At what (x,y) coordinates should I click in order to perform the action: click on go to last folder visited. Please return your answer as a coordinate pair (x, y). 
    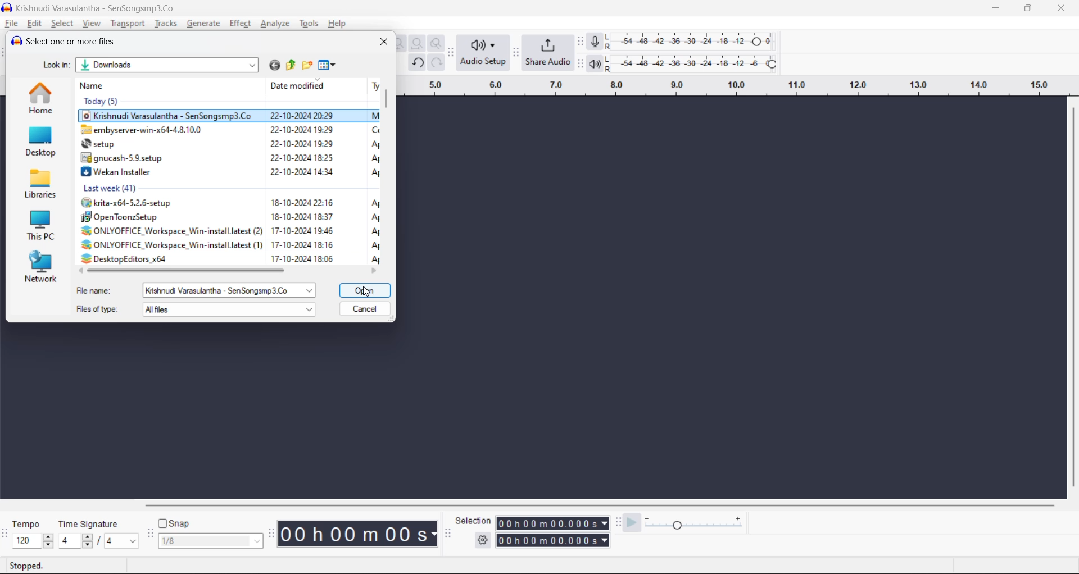
    Looking at the image, I should click on (274, 65).